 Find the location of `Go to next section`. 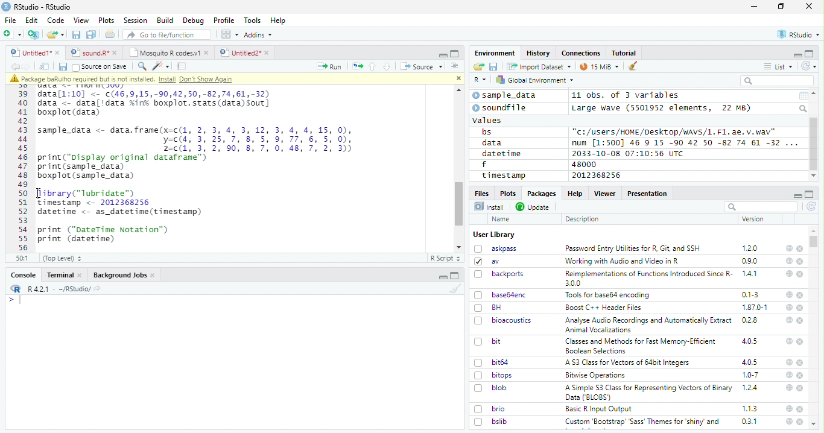

Go to next section is located at coordinates (388, 66).